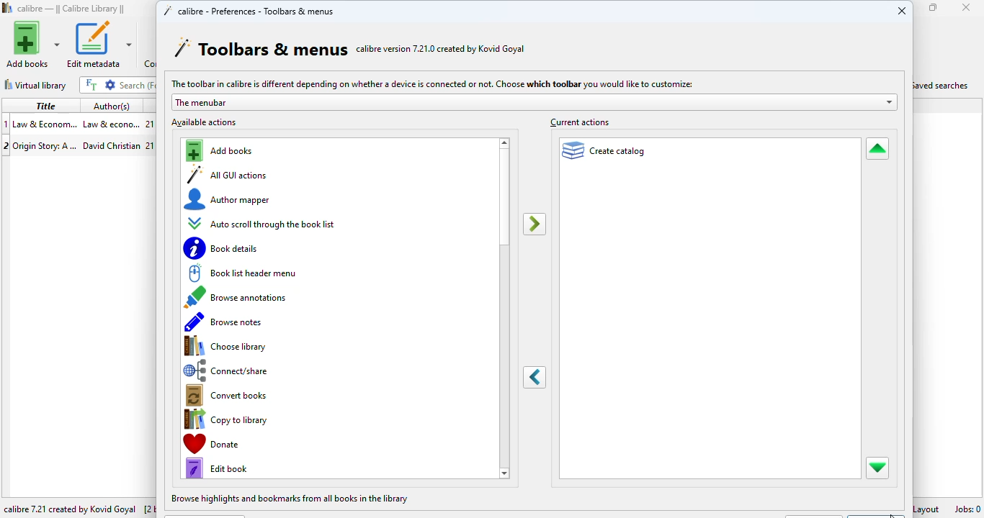 Image resolution: width=984 pixels, height=518 pixels. Describe the element at coordinates (224, 322) in the screenshot. I see `browse notes` at that location.